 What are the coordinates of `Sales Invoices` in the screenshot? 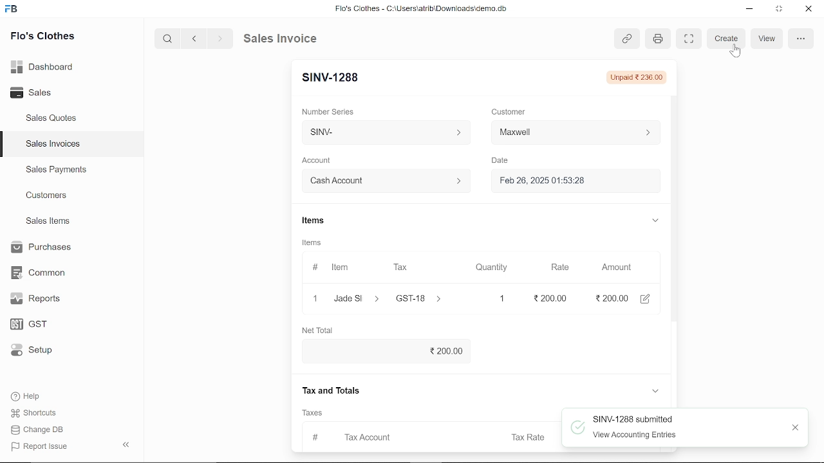 It's located at (57, 145).